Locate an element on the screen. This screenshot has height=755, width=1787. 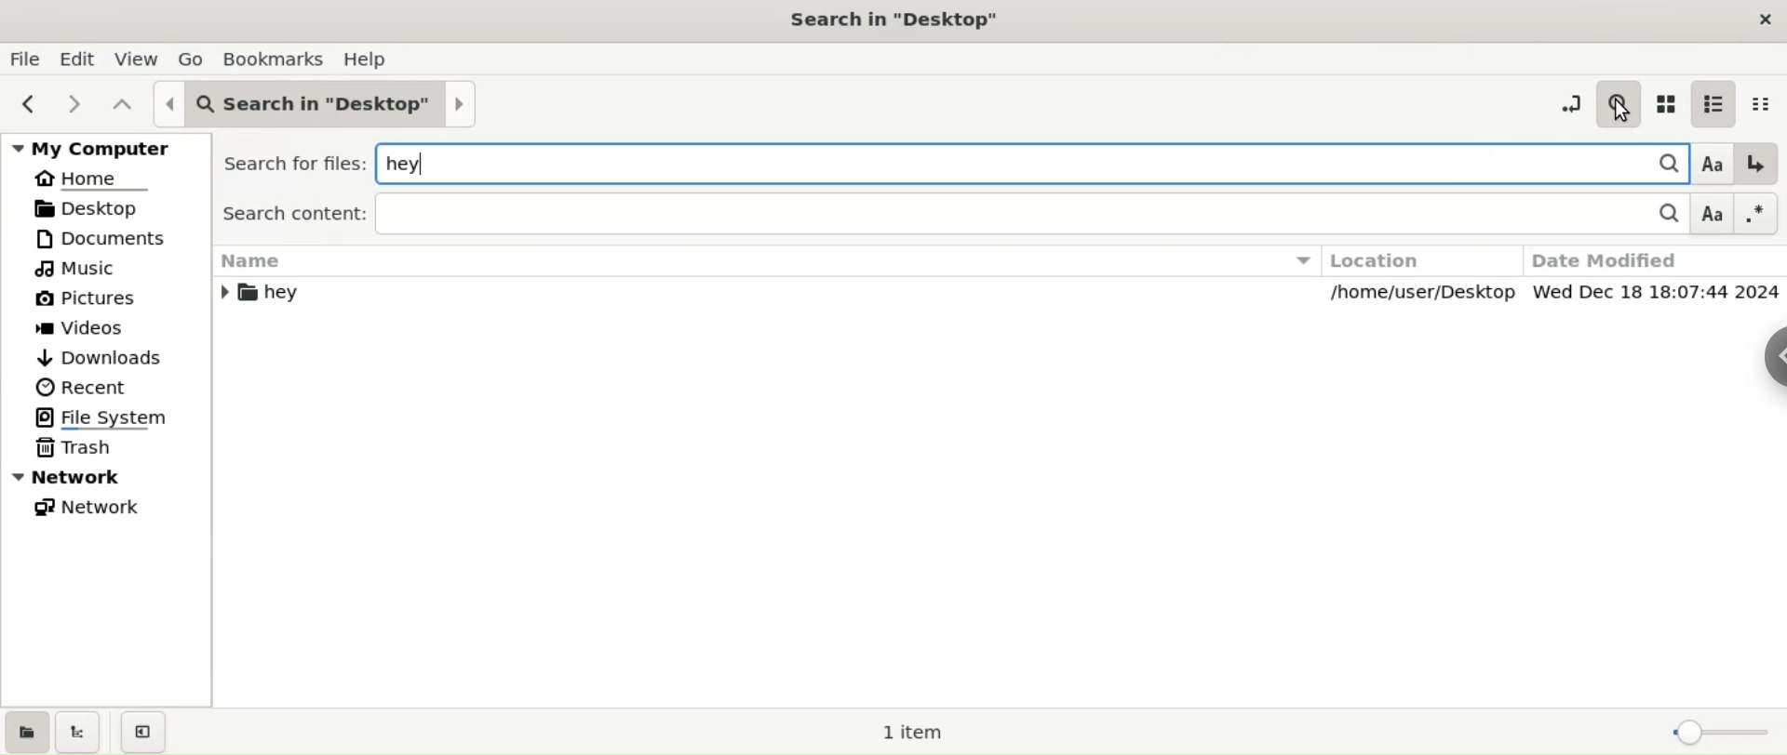
compact view is located at coordinates (1765, 105).